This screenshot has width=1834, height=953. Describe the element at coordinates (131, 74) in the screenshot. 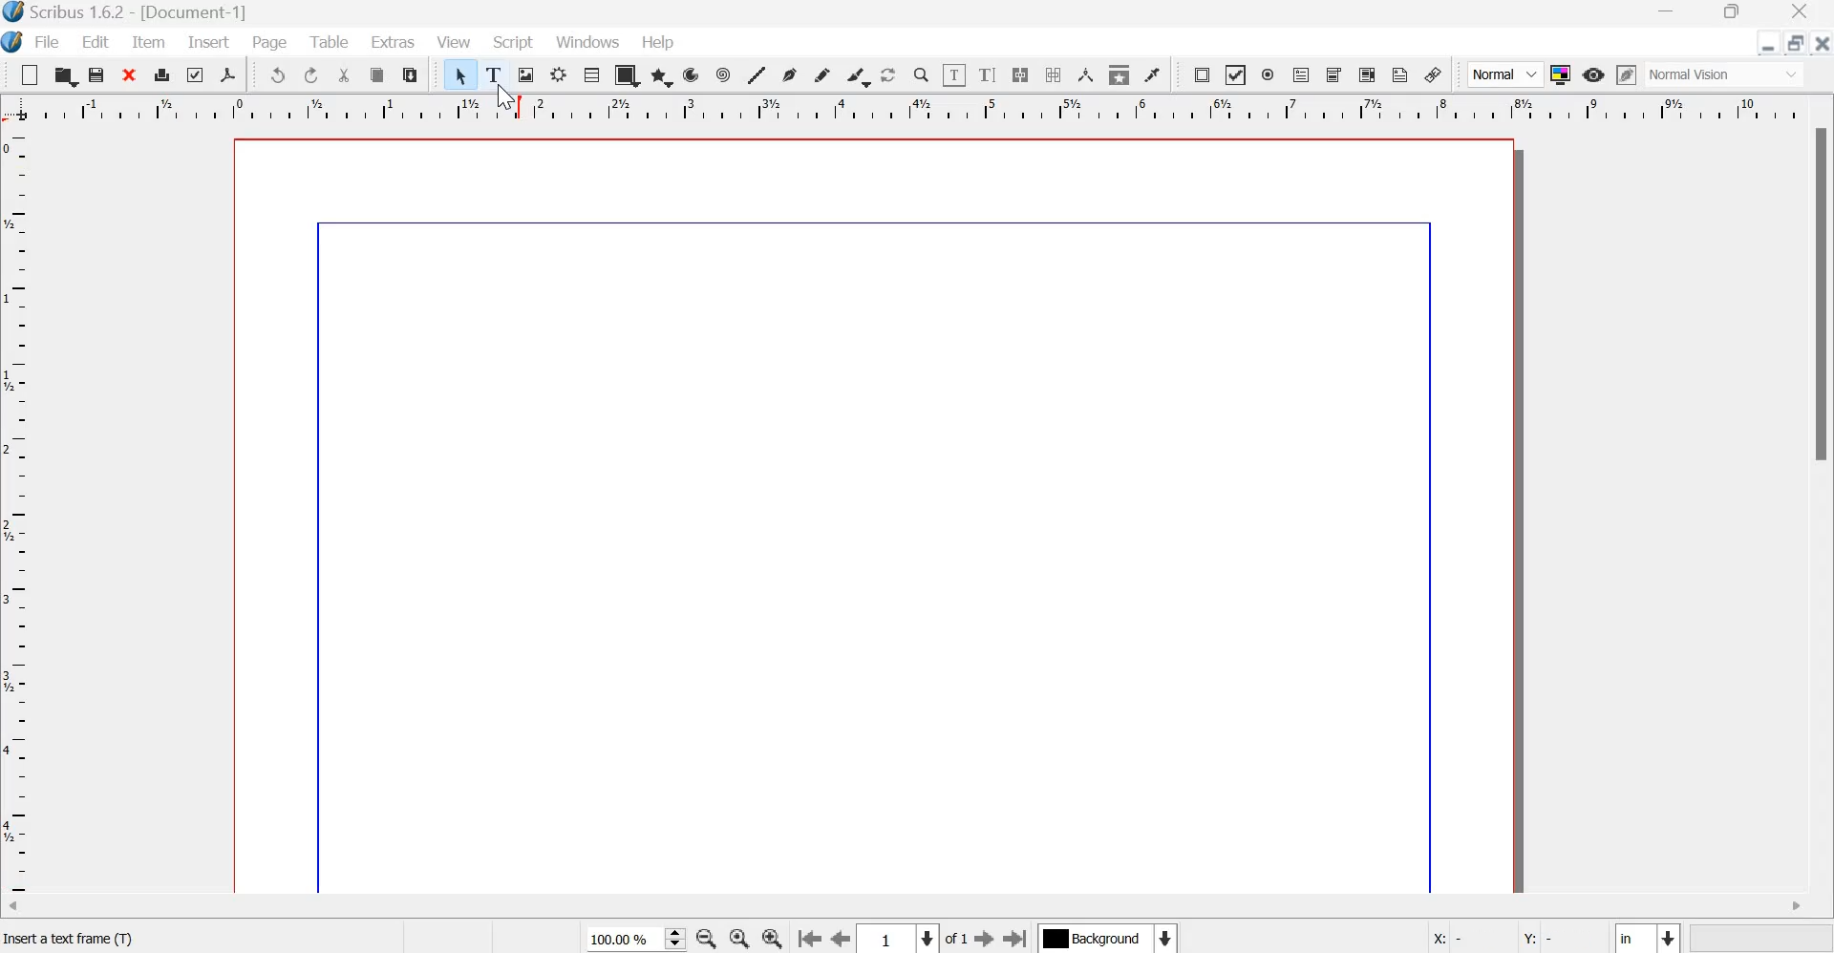

I see `close` at that location.